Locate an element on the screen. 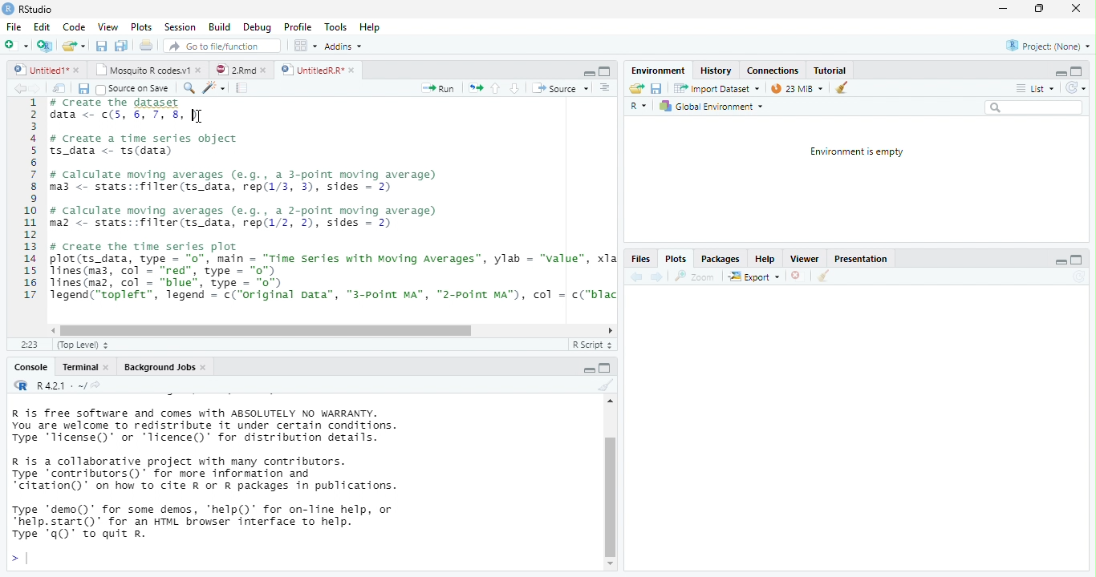 This screenshot has height=577, width=1096. minimize is located at coordinates (1058, 75).